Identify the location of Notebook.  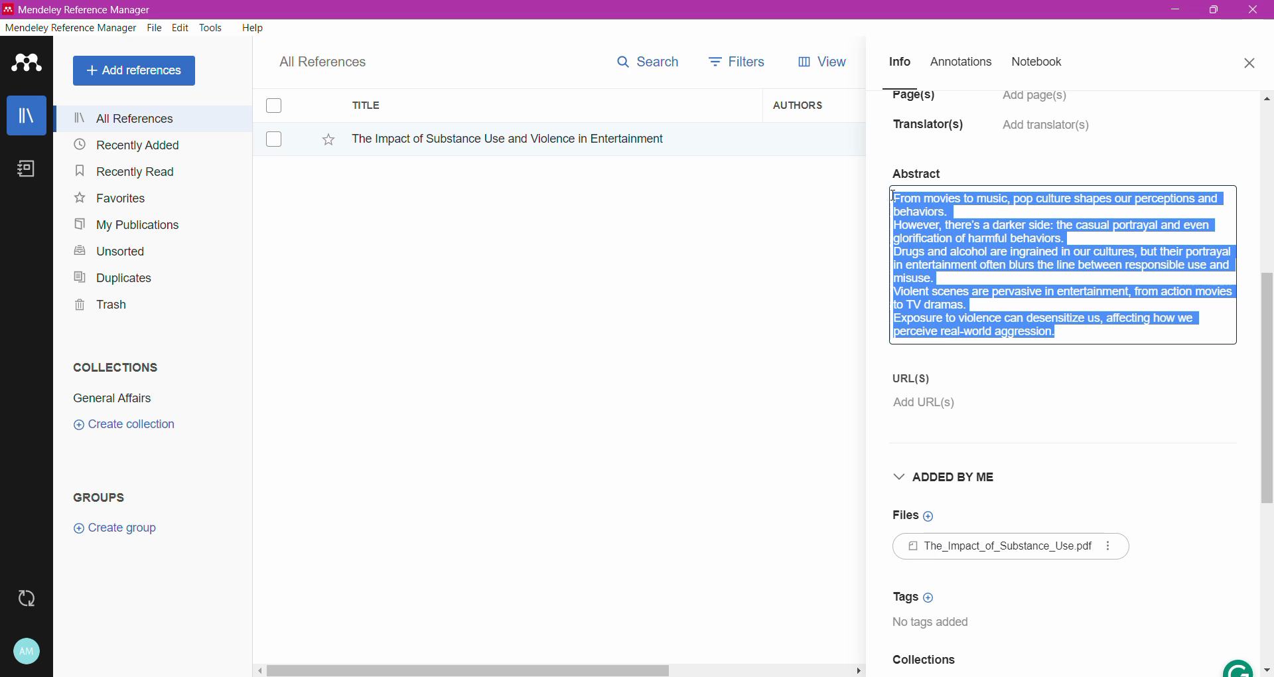
(1041, 63).